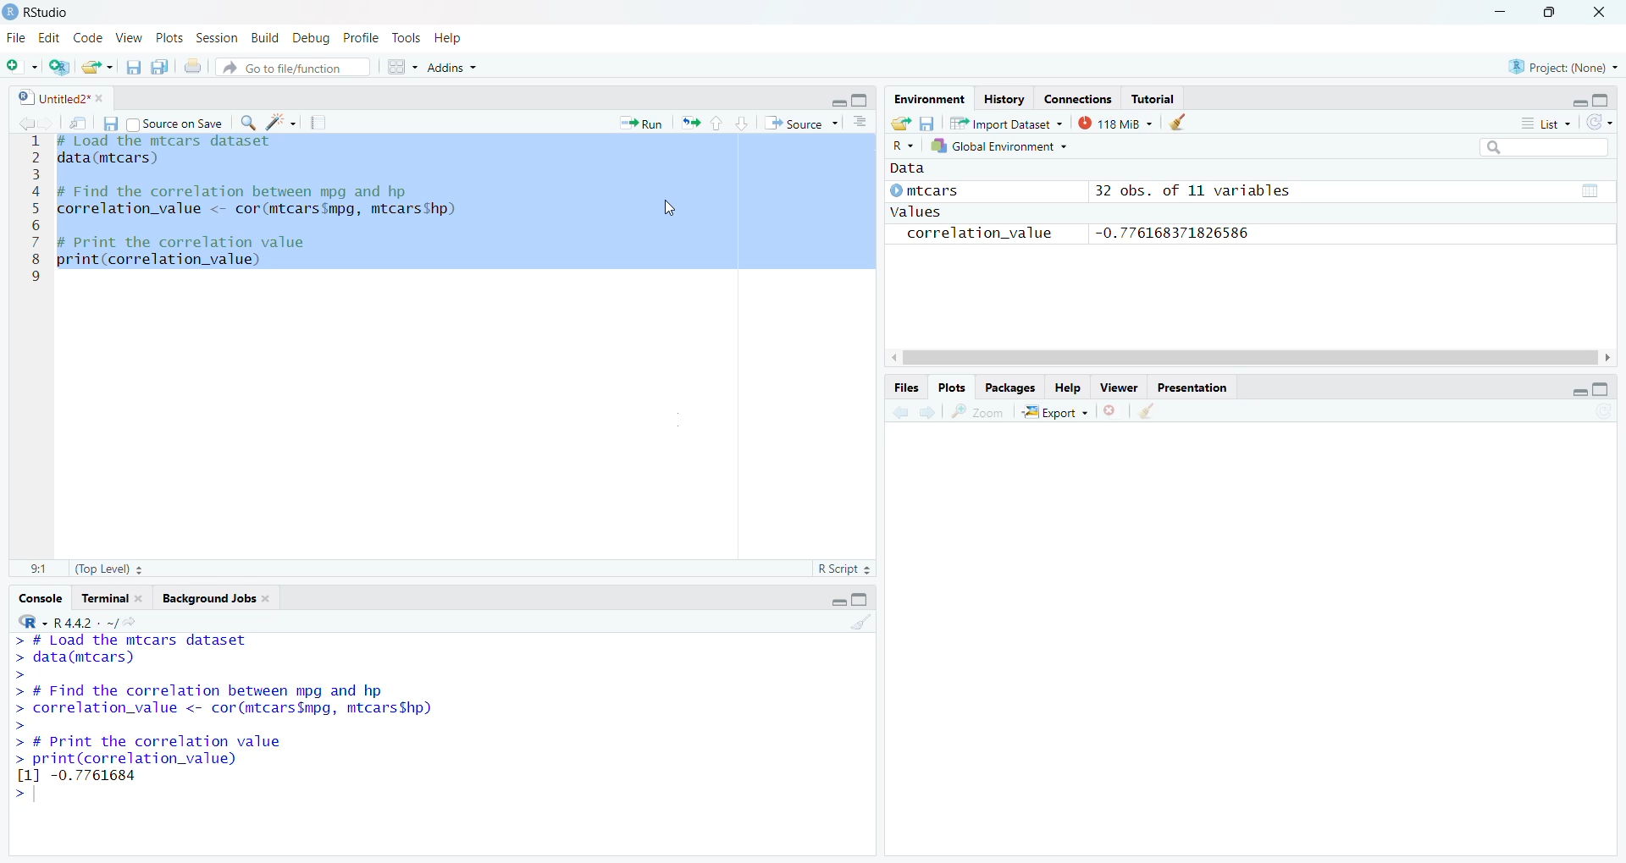 This screenshot has width=1626, height=863. Describe the element at coordinates (929, 99) in the screenshot. I see `Environment` at that location.